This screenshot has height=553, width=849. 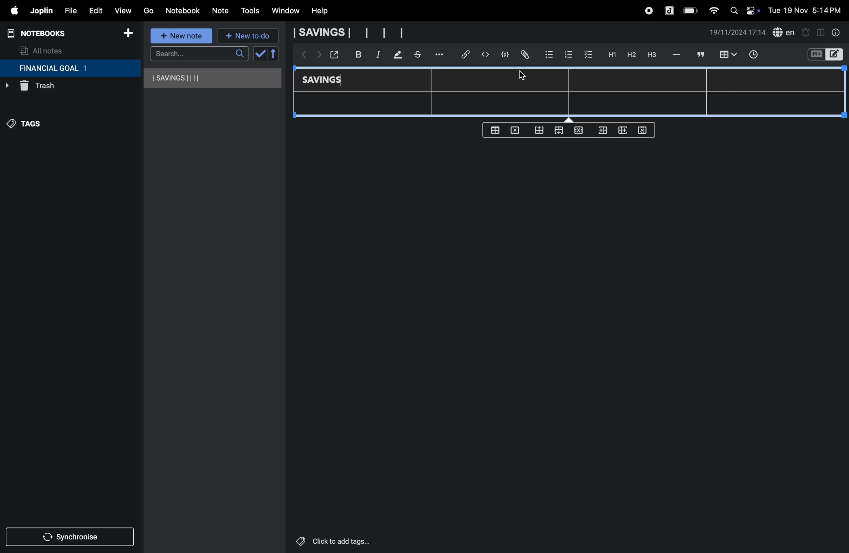 I want to click on file, so click(x=68, y=10).